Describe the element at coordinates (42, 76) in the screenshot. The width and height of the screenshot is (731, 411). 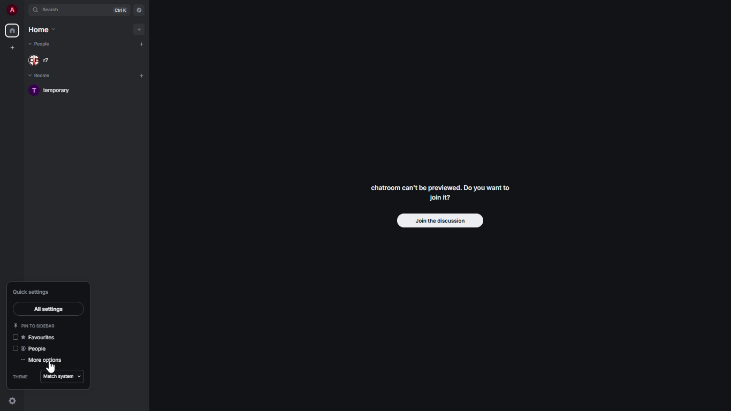
I see `rooms` at that location.